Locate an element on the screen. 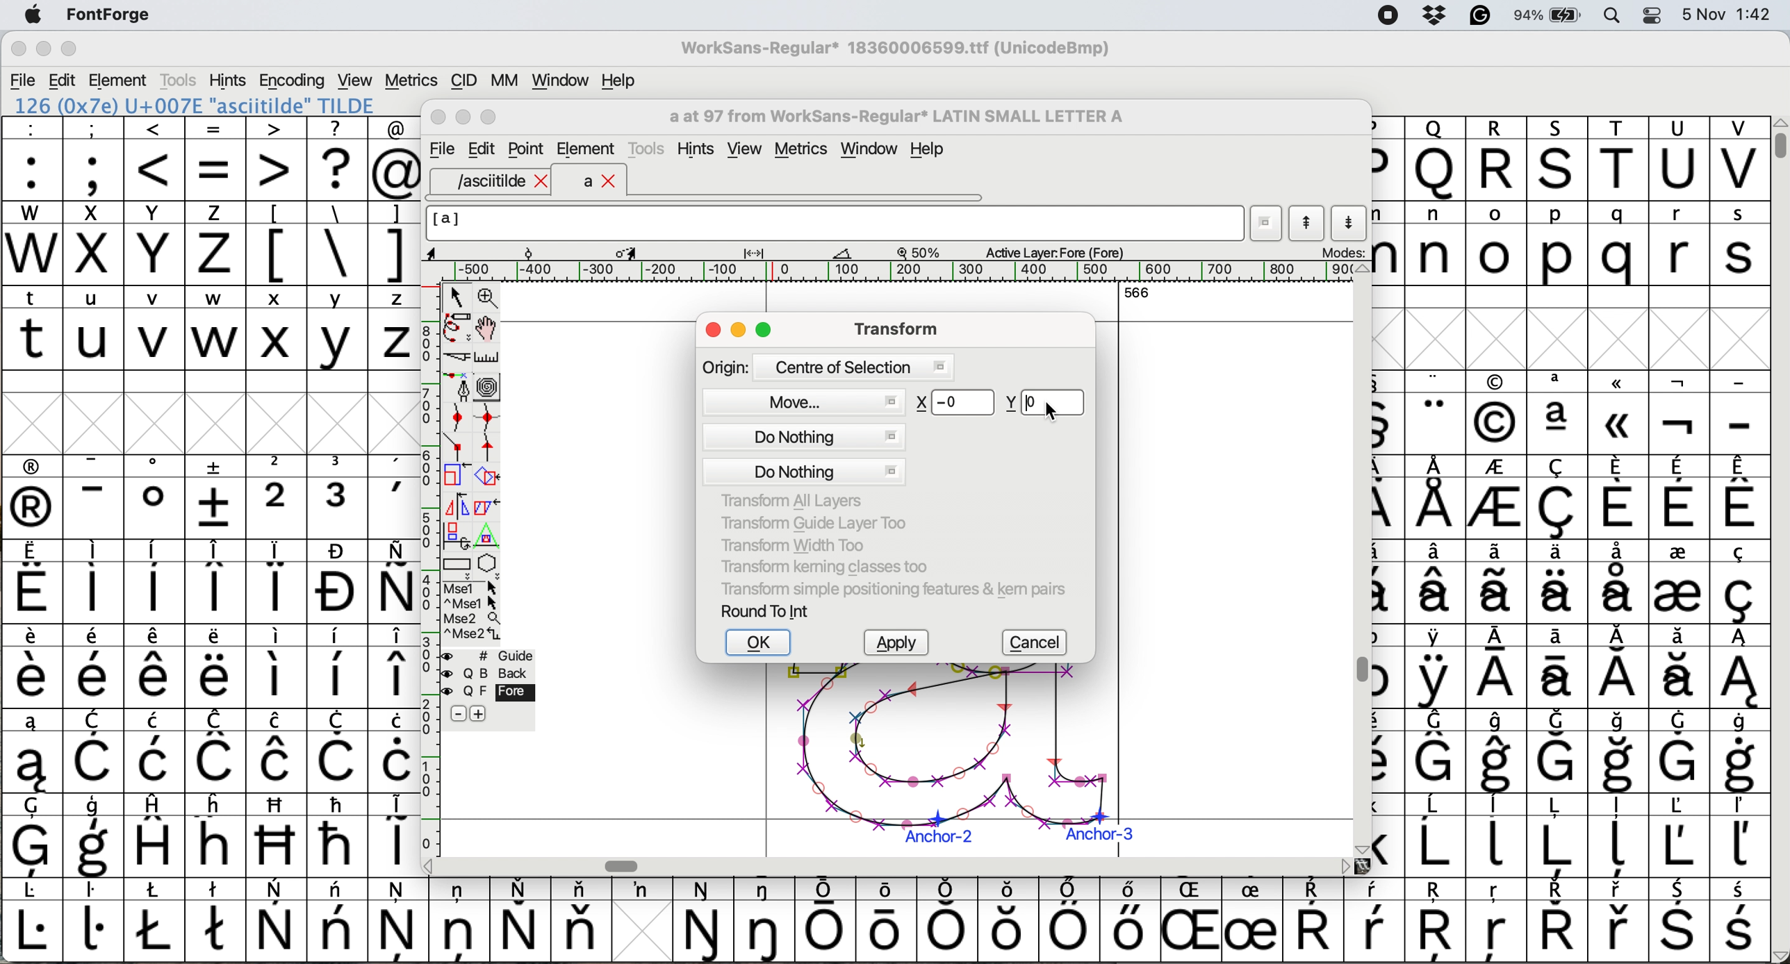 Image resolution: width=1790 pixels, height=964 pixels. r is located at coordinates (1677, 244).